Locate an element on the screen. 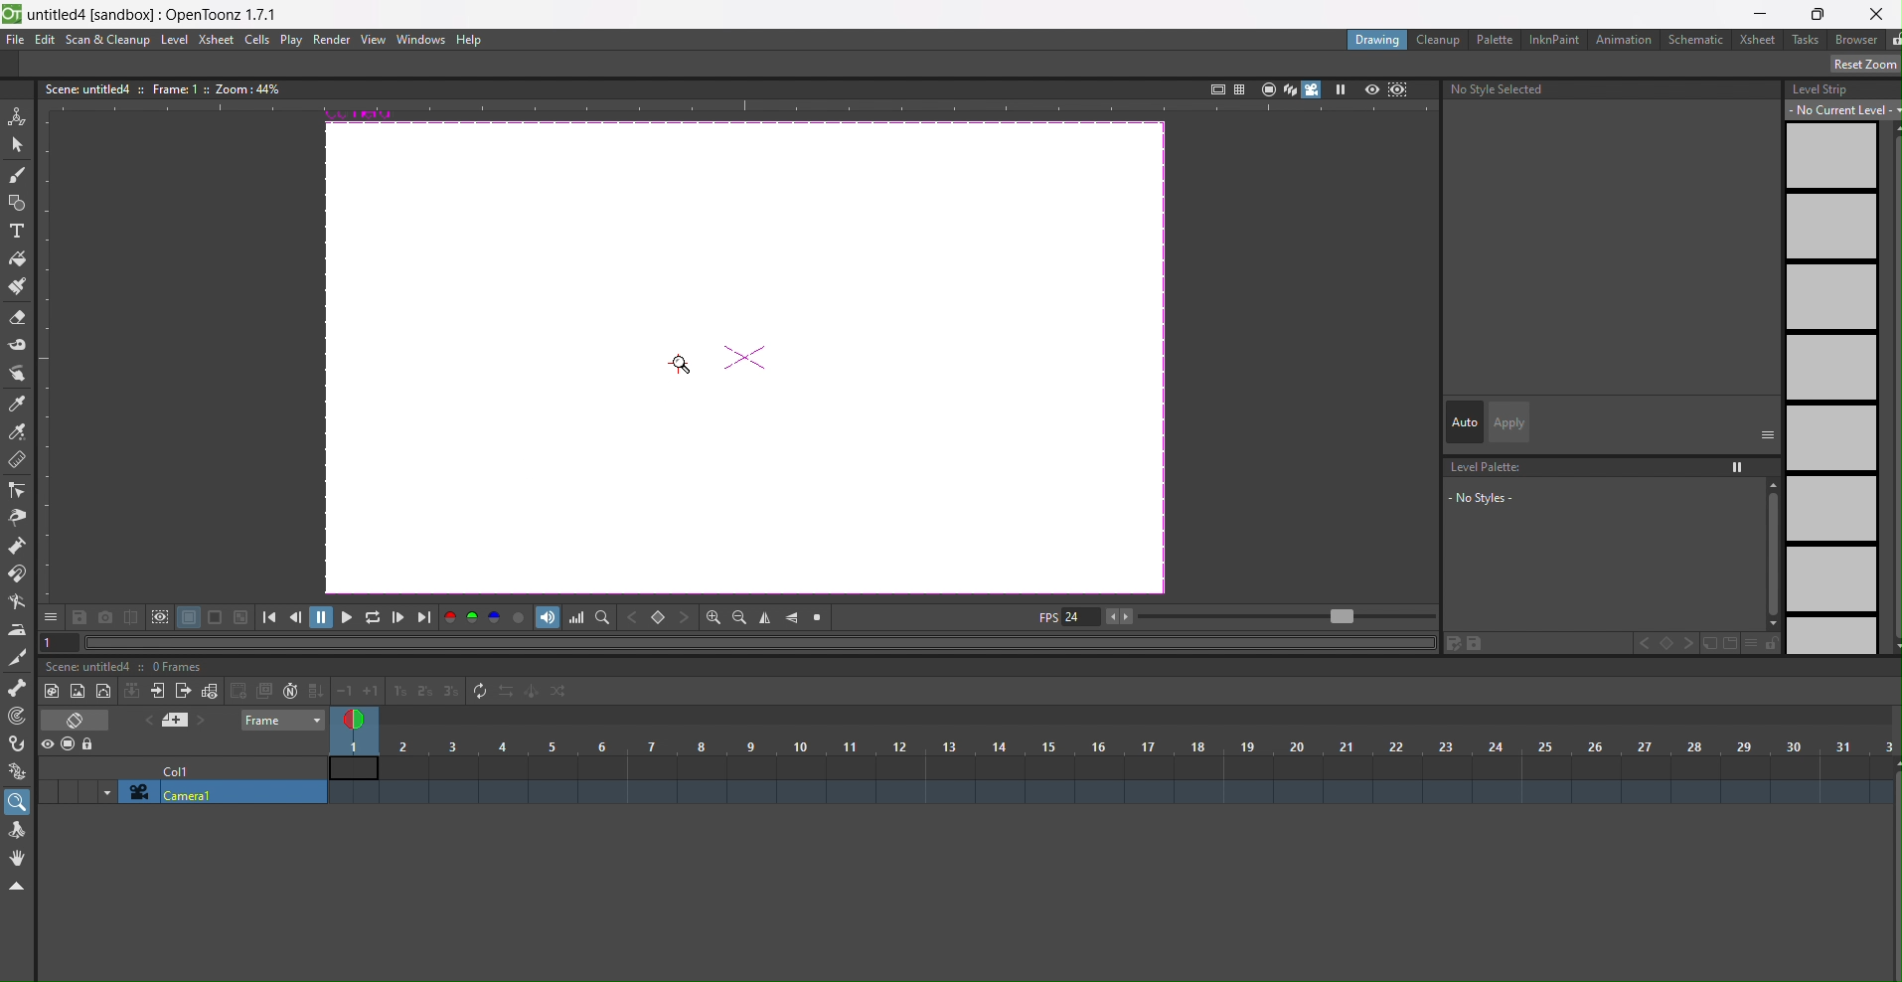  flip vertical is located at coordinates (767, 616).